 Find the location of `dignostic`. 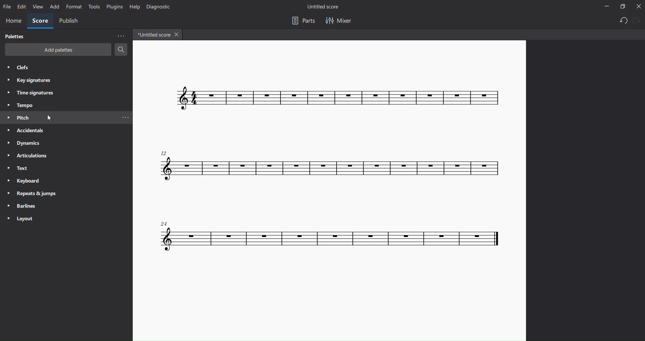

dignostic is located at coordinates (161, 7).